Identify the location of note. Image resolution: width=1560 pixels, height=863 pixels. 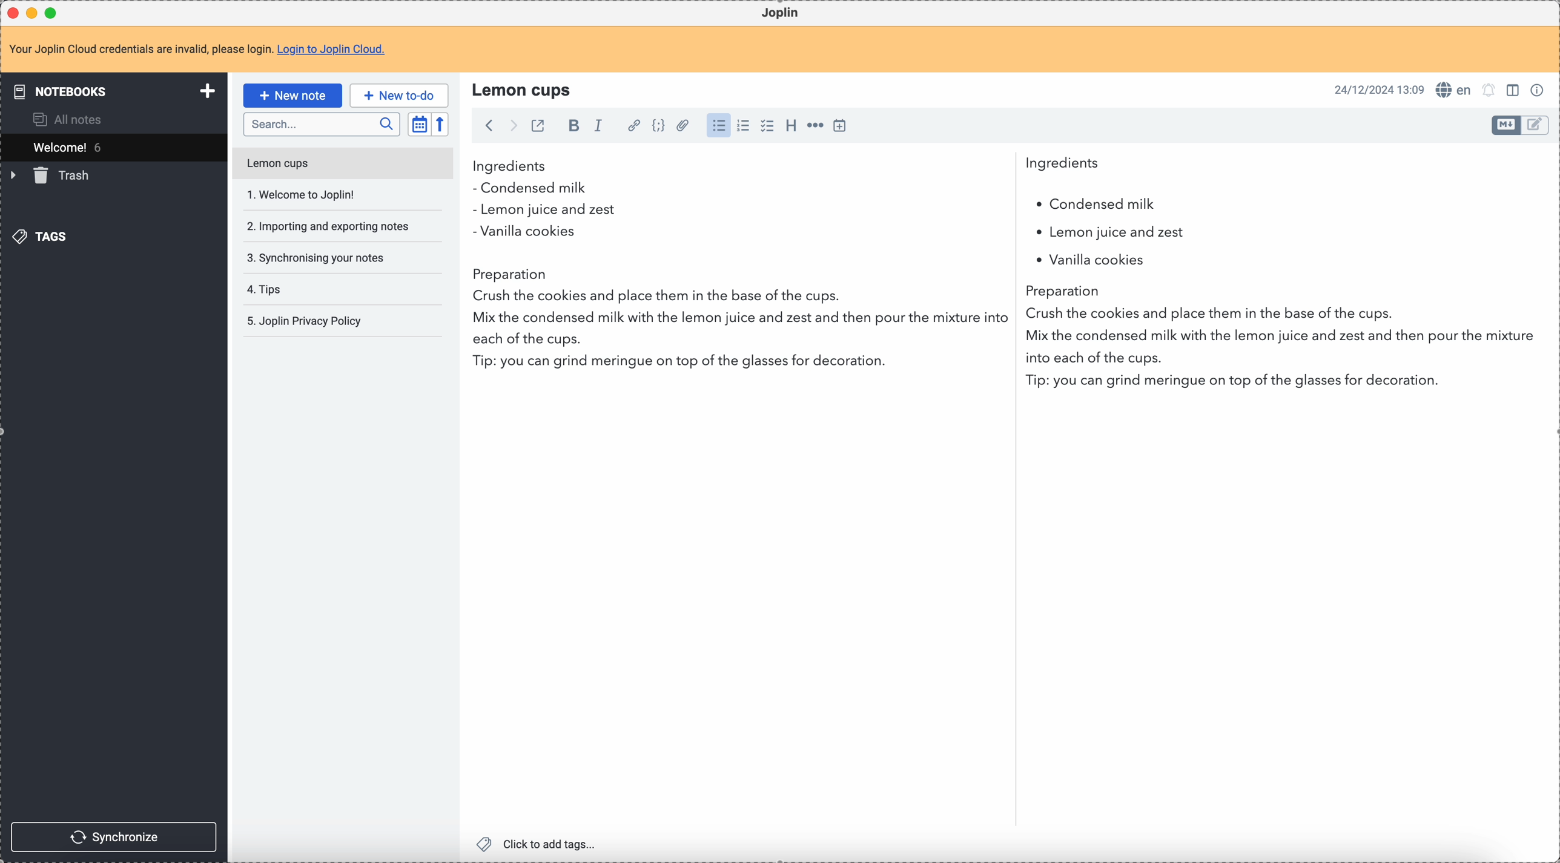
(205, 50).